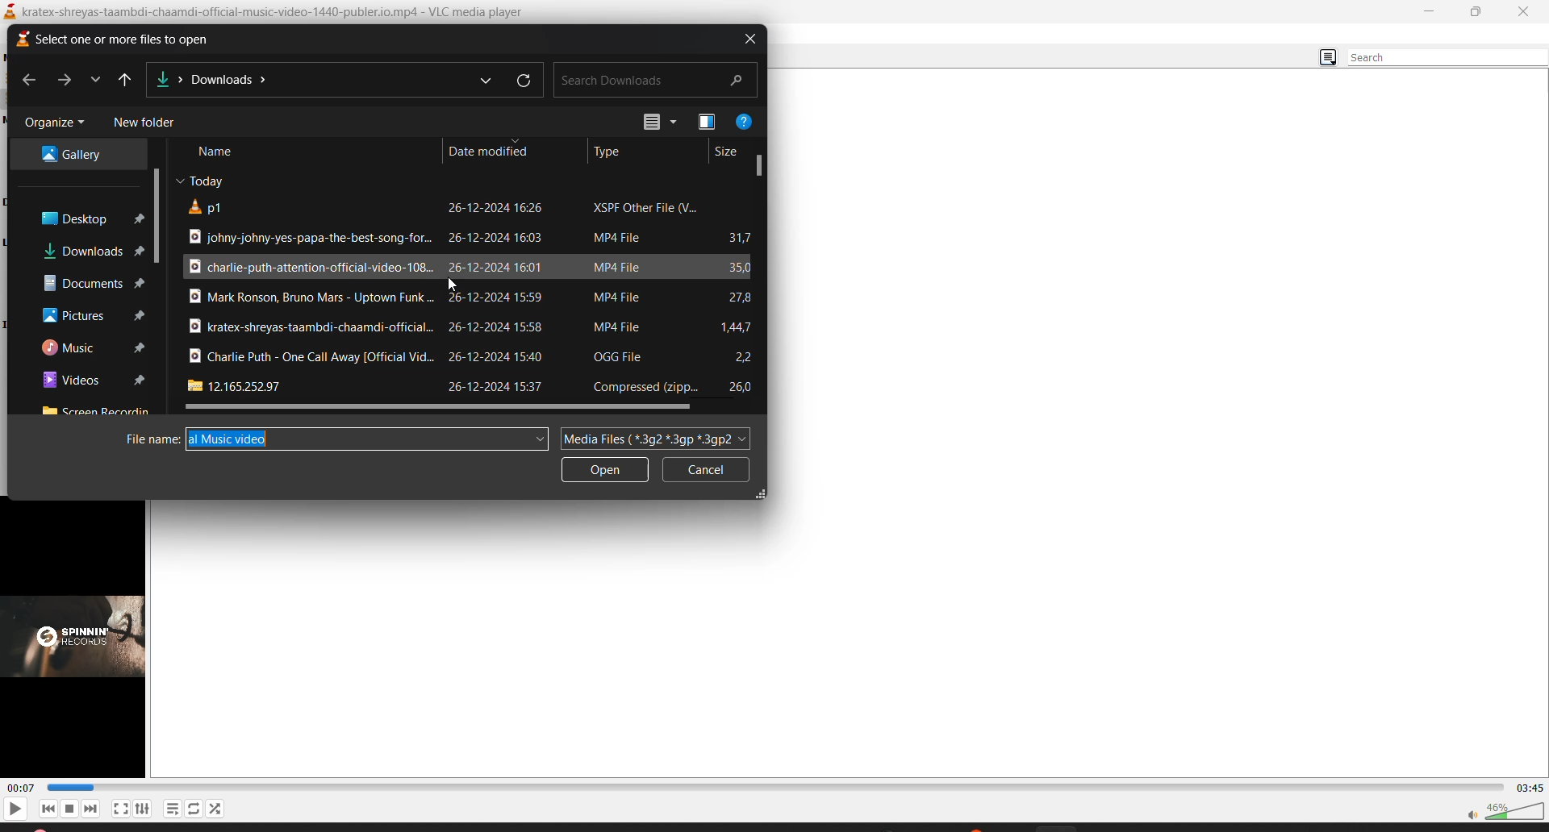 The height and width of the screenshot is (832, 1549). What do you see at coordinates (90, 223) in the screenshot?
I see `desktop` at bounding box center [90, 223].